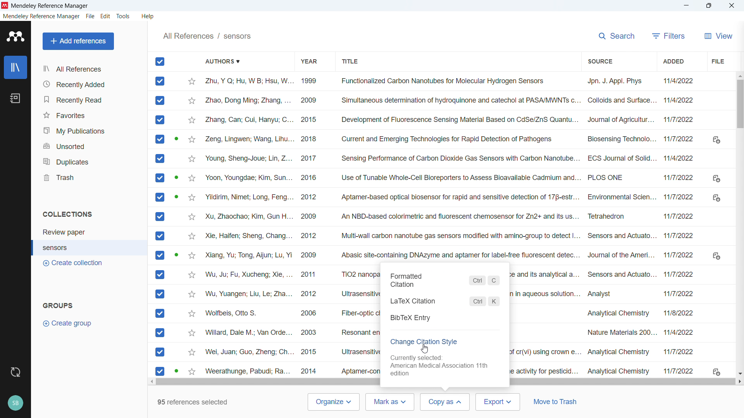 The width and height of the screenshot is (744, 418). I want to click on Current citation style , so click(443, 365).